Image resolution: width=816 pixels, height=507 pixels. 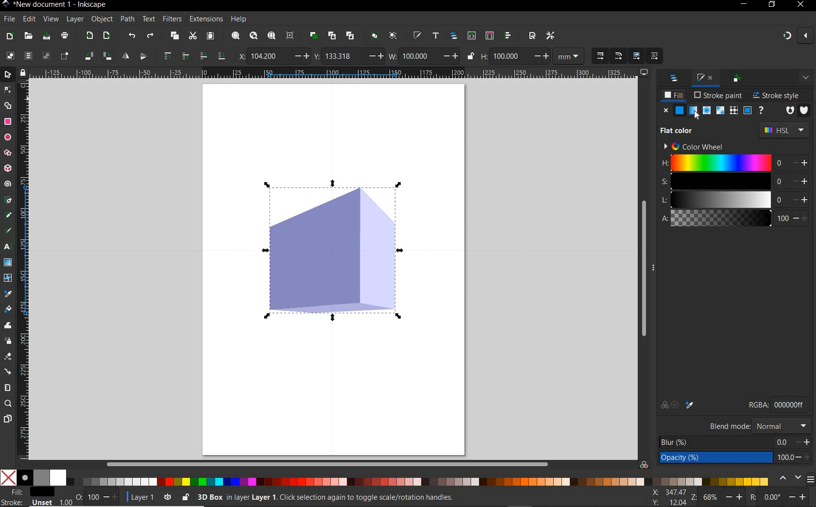 I want to click on TEXT TOOL, so click(x=7, y=248).